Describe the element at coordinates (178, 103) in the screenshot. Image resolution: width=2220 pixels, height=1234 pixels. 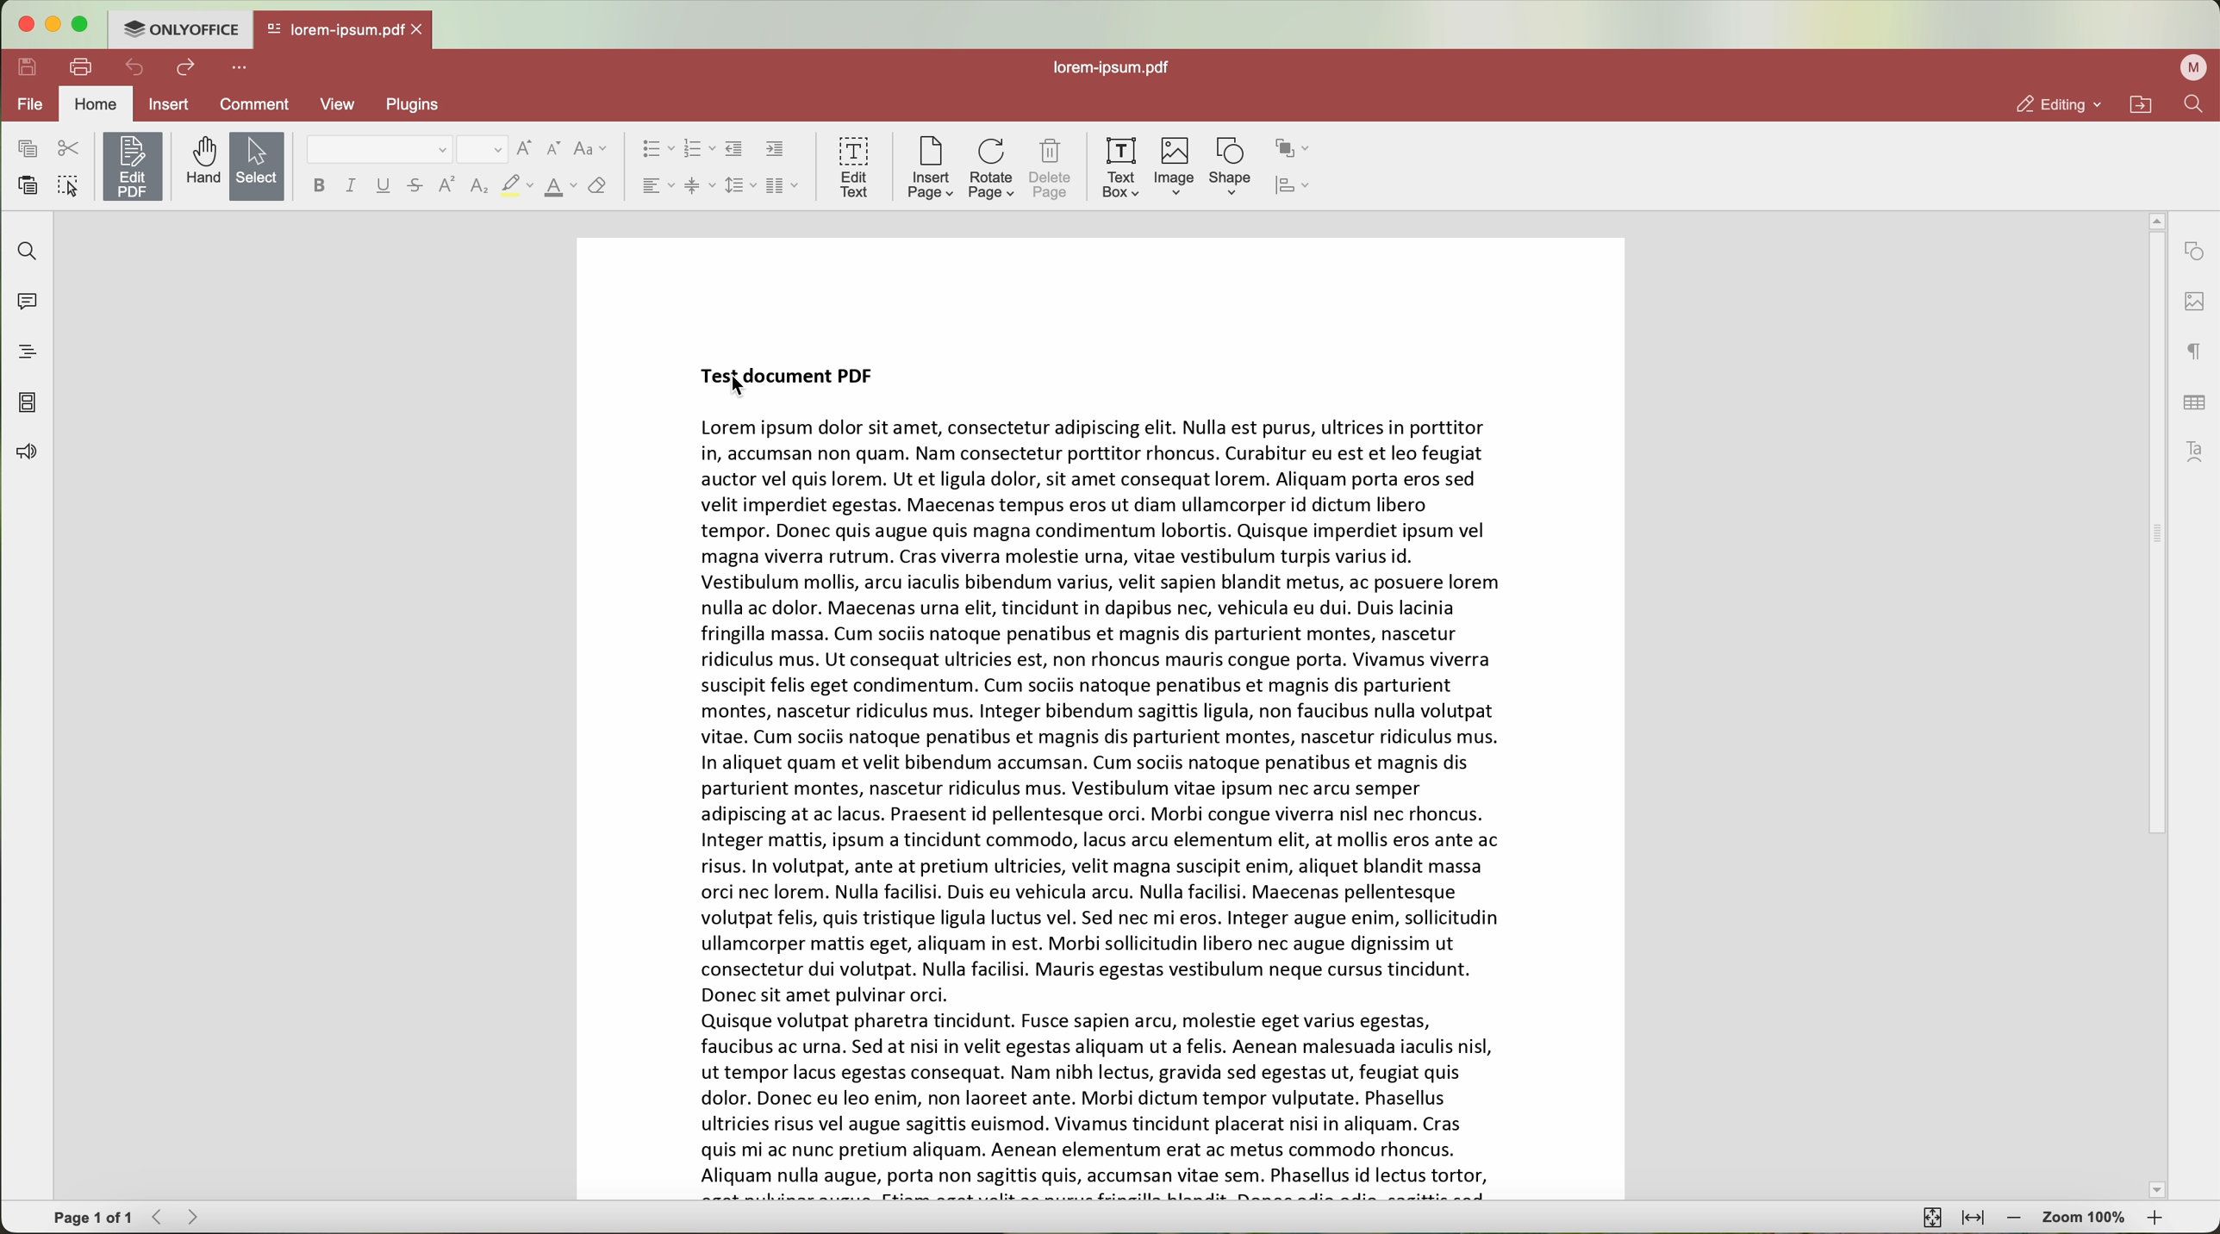
I see `insert` at that location.